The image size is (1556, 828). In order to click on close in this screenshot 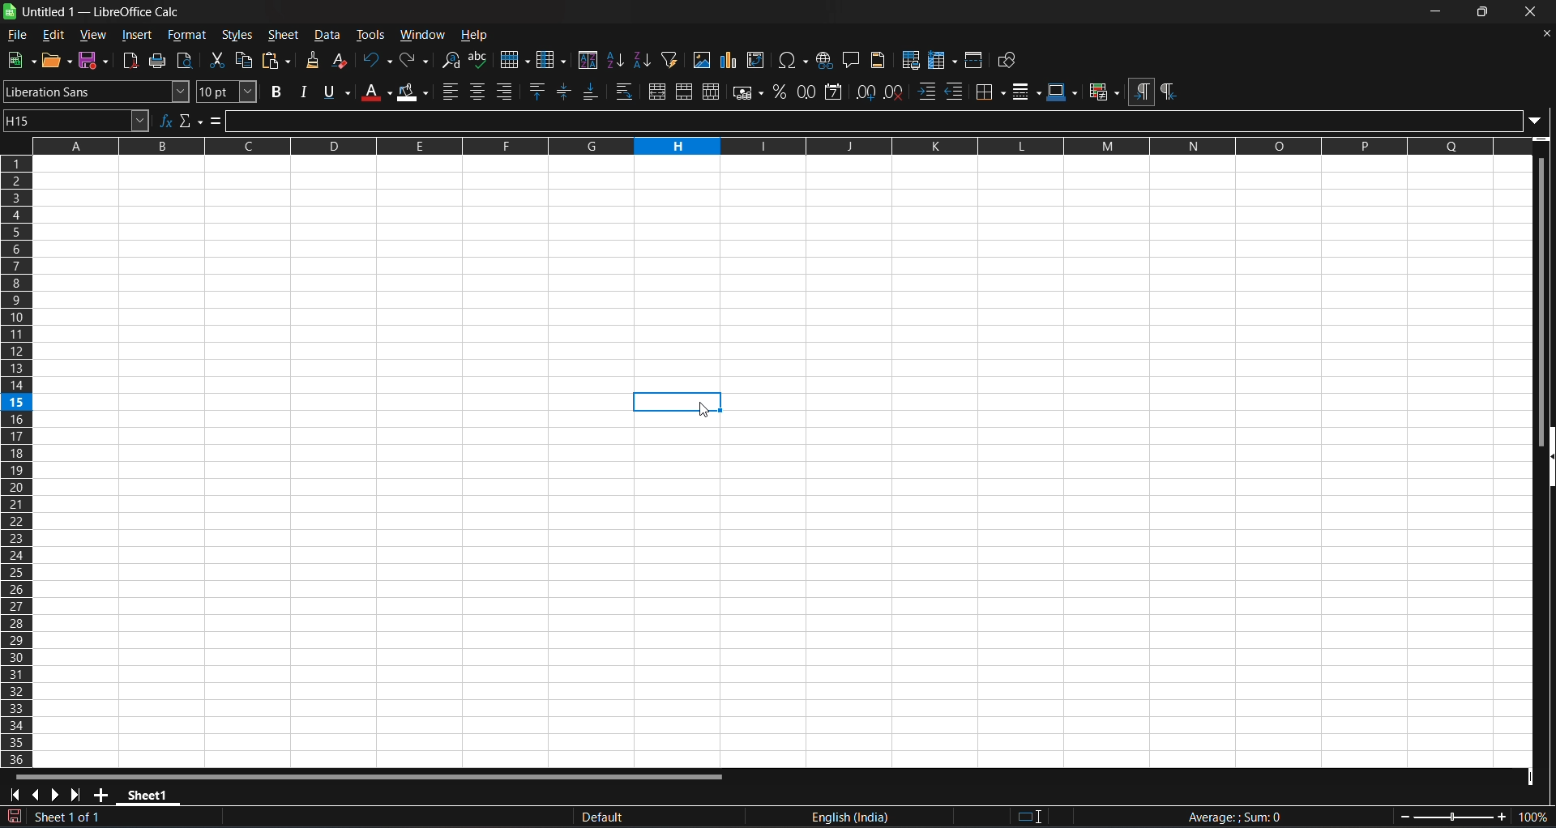, I will do `click(1532, 13)`.